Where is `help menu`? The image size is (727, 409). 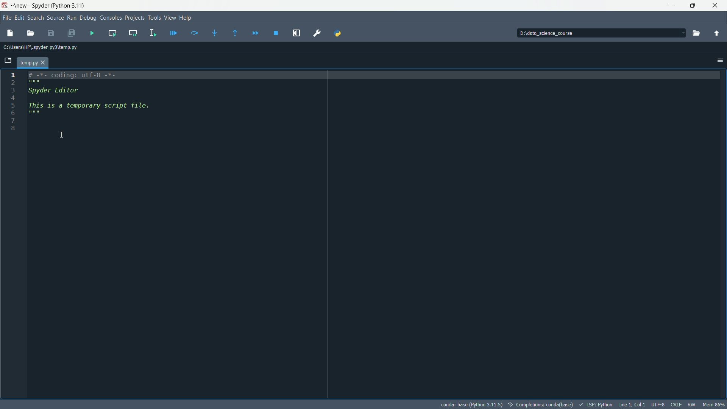 help menu is located at coordinates (187, 18).